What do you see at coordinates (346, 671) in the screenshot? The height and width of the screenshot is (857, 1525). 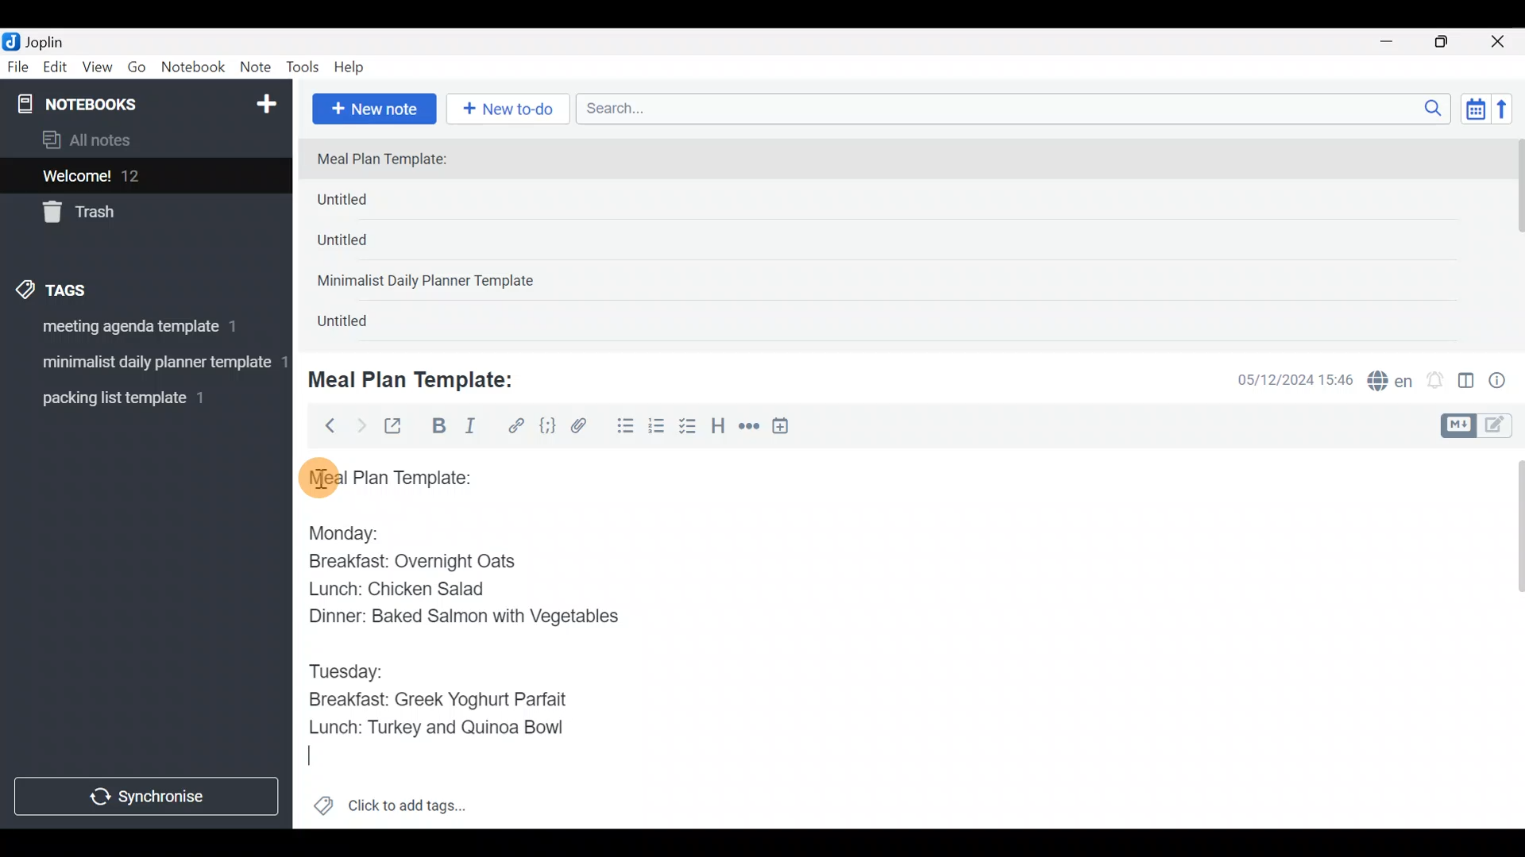 I see `Tuesday:` at bounding box center [346, 671].